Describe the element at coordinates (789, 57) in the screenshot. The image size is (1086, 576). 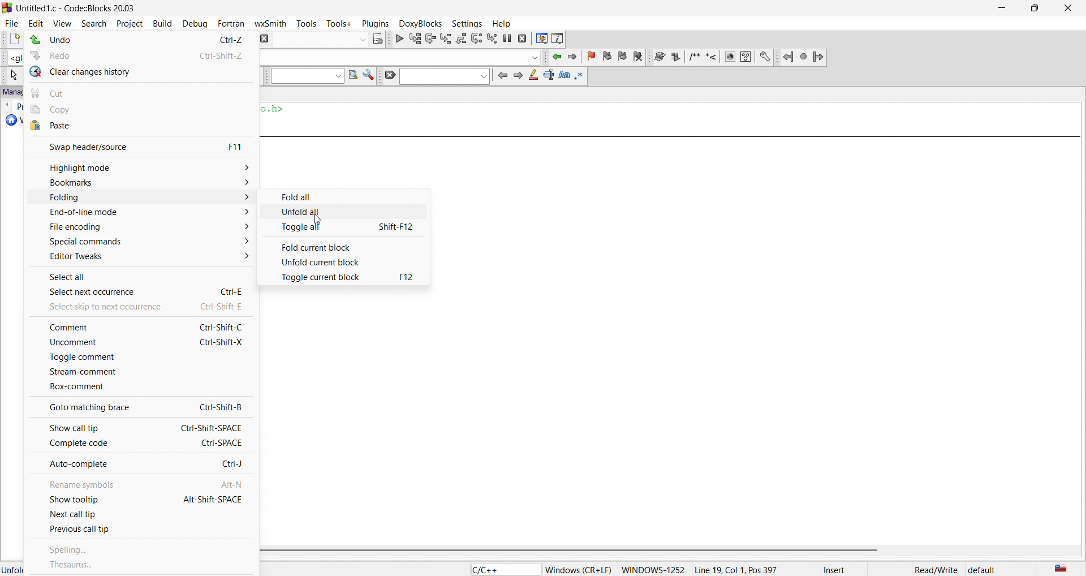
I see `jump back` at that location.